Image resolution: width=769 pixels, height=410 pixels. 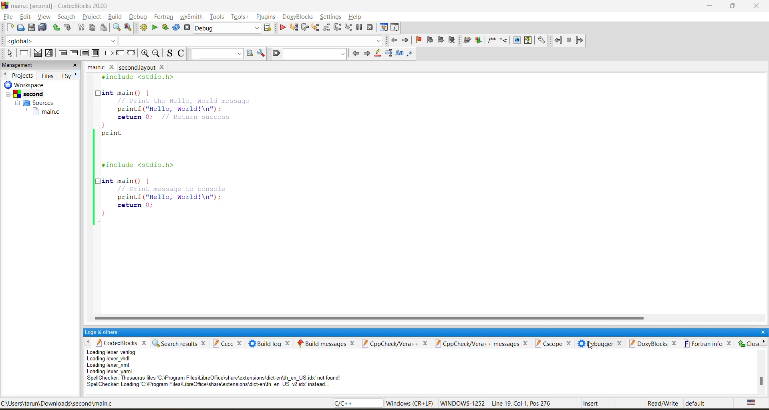 I want to click on step into instruction, so click(x=348, y=28).